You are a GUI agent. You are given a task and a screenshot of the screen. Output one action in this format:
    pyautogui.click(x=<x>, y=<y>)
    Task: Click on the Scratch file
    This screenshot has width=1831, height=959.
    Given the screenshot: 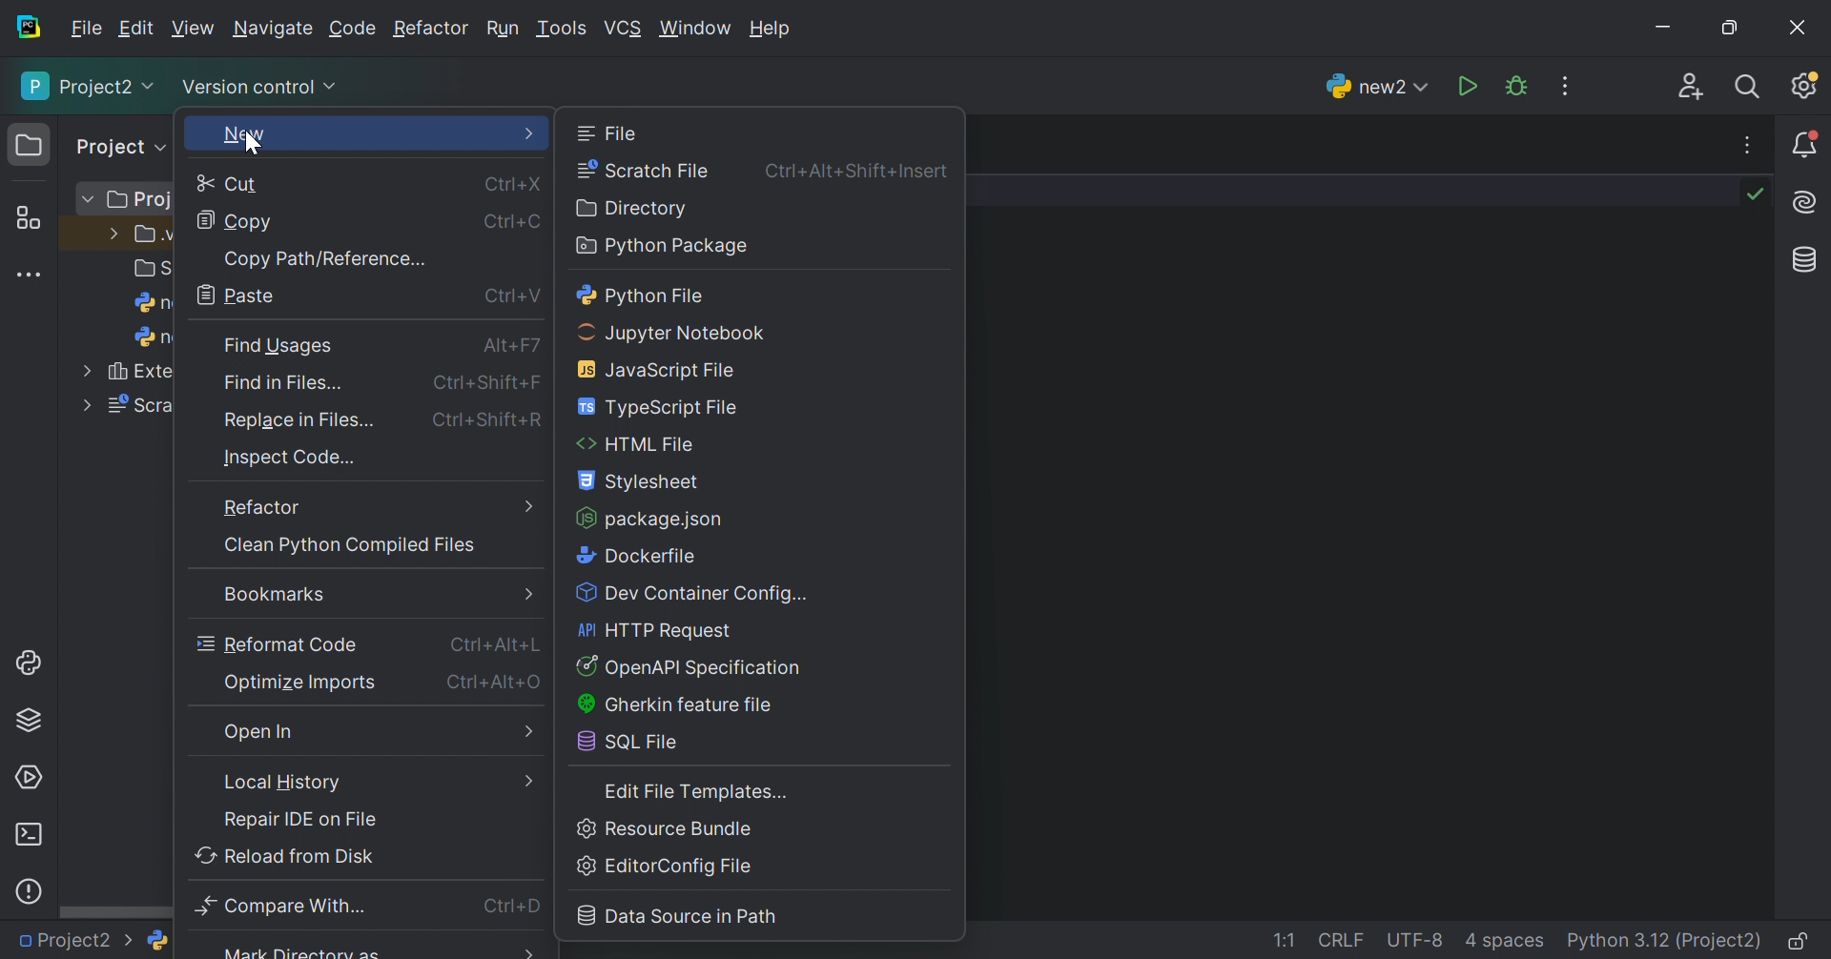 What is the action you would take?
    pyautogui.click(x=646, y=172)
    